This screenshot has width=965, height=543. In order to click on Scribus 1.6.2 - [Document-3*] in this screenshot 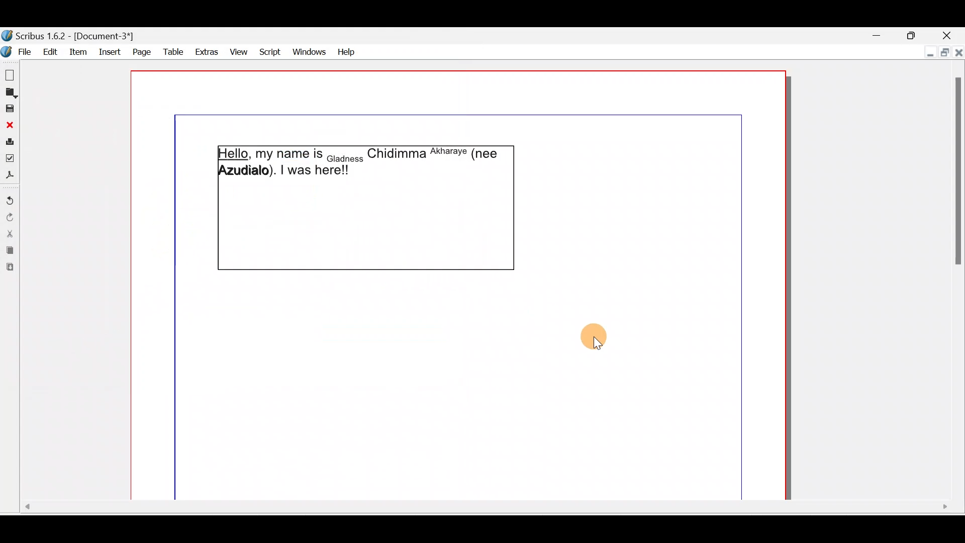, I will do `click(73, 37)`.